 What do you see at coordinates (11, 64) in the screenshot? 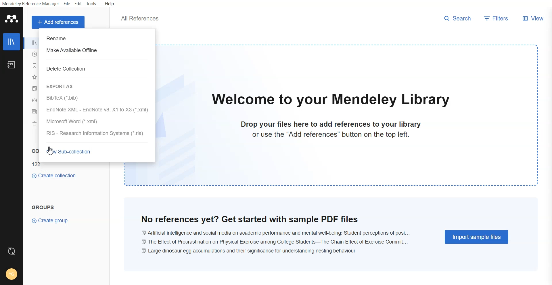
I see `Notebook` at bounding box center [11, 64].